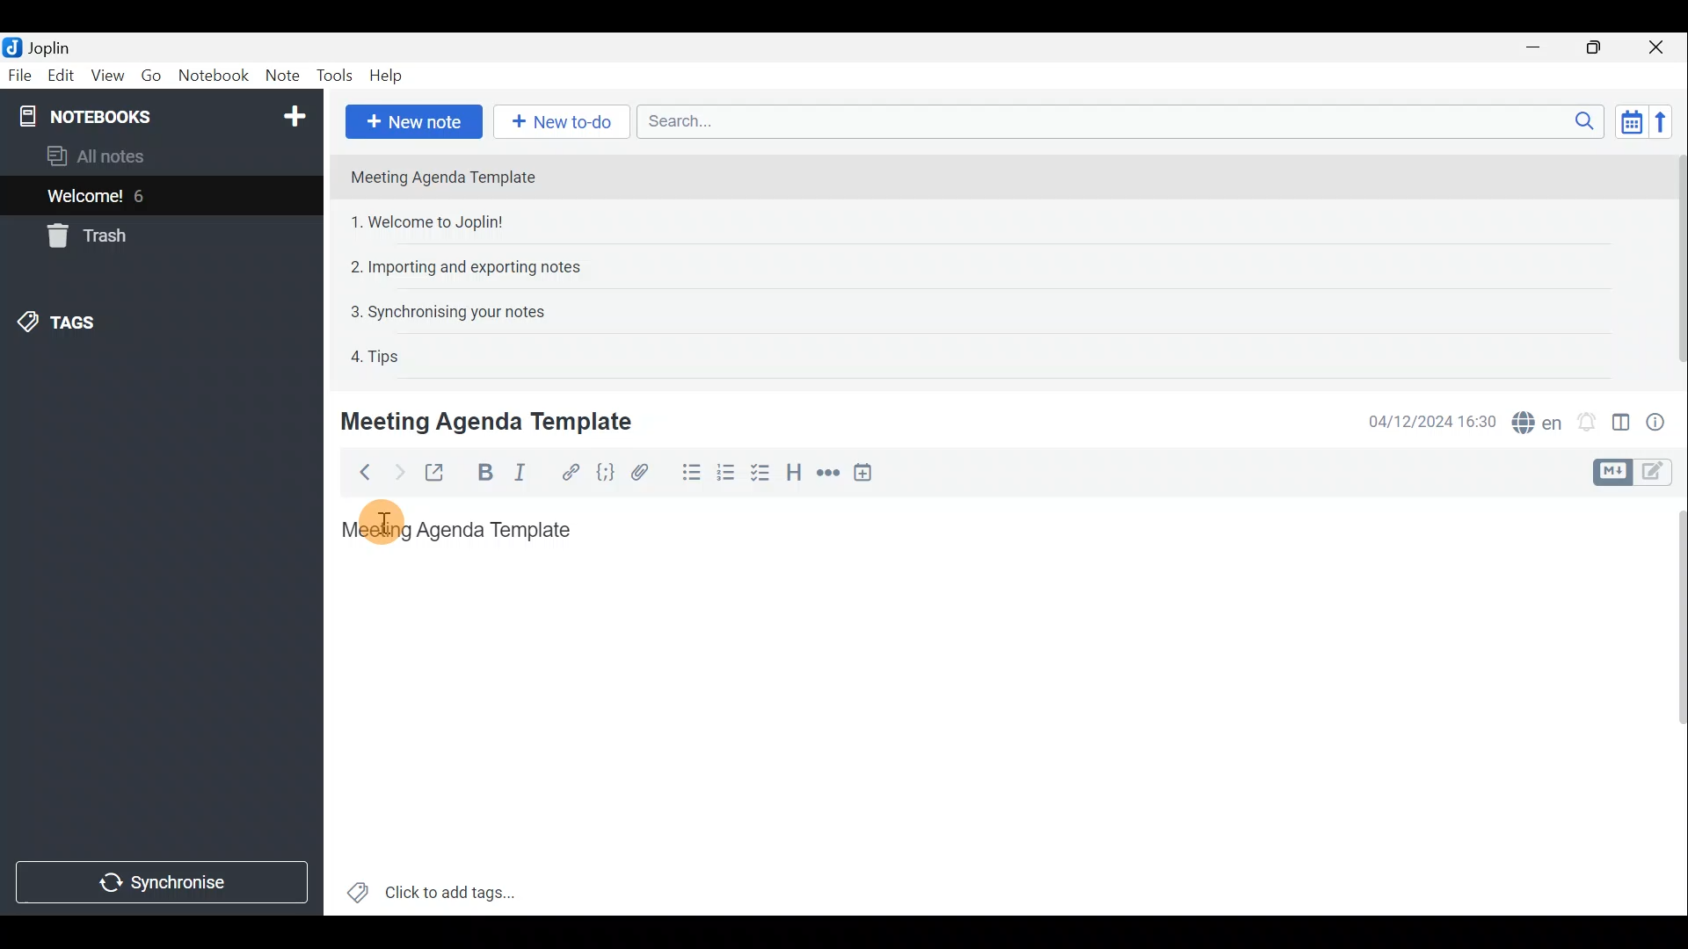  Describe the element at coordinates (447, 311) in the screenshot. I see `3. Synchronising your notes` at that location.